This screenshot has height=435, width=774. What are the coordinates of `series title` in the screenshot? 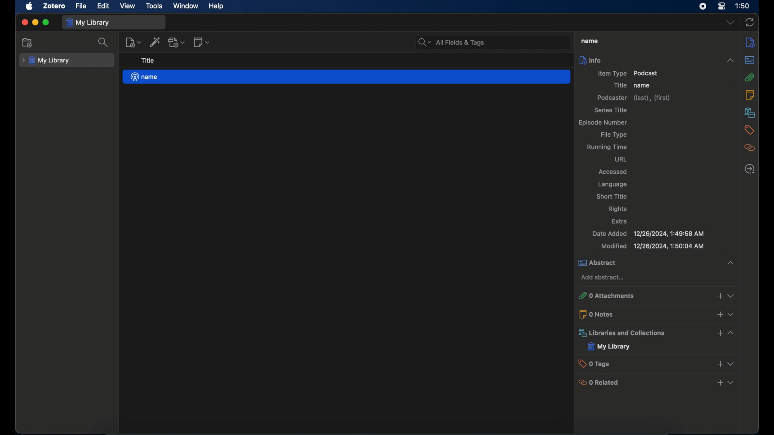 It's located at (610, 110).